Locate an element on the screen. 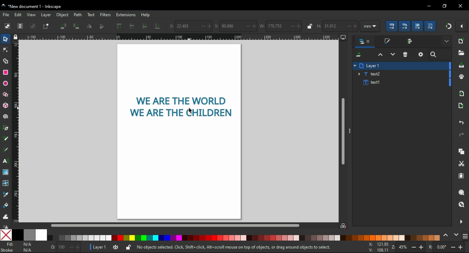 This screenshot has width=469, height=253. copy is located at coordinates (460, 151).